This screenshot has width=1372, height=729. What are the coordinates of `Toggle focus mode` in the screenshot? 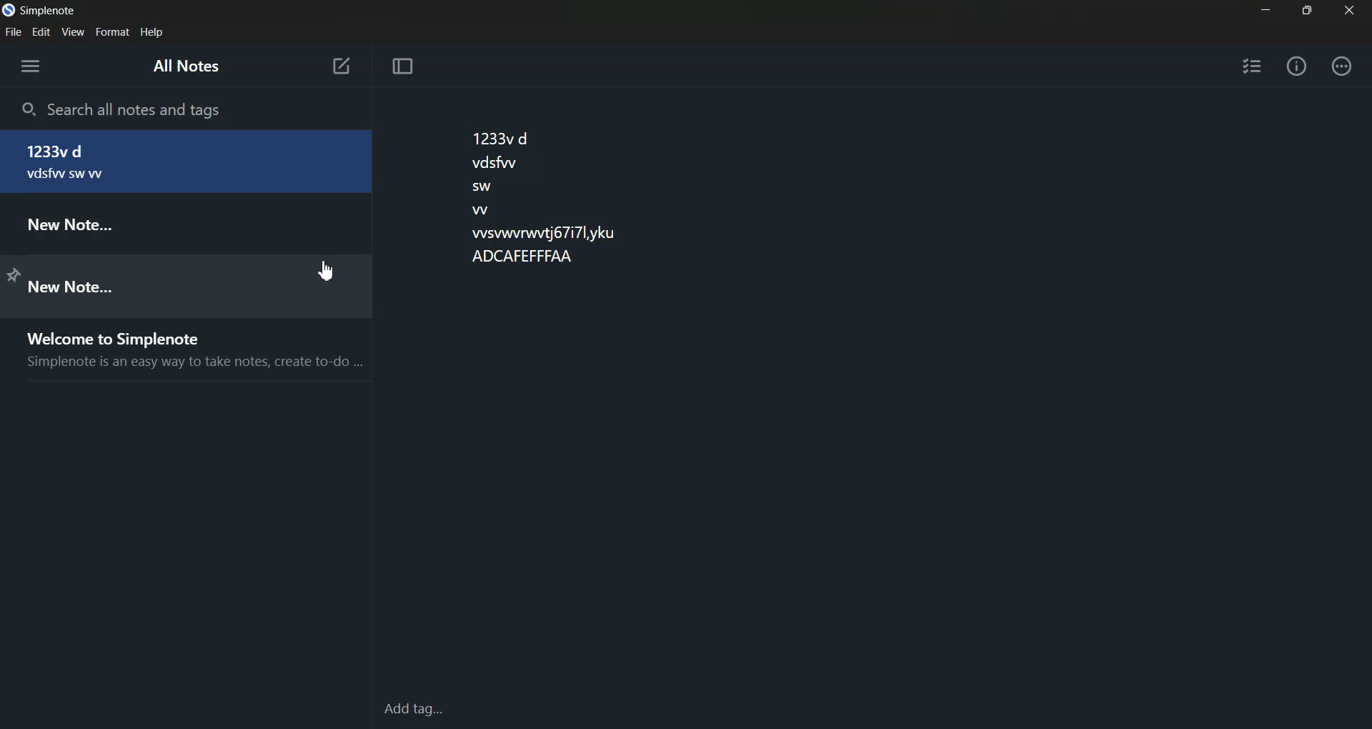 It's located at (402, 66).